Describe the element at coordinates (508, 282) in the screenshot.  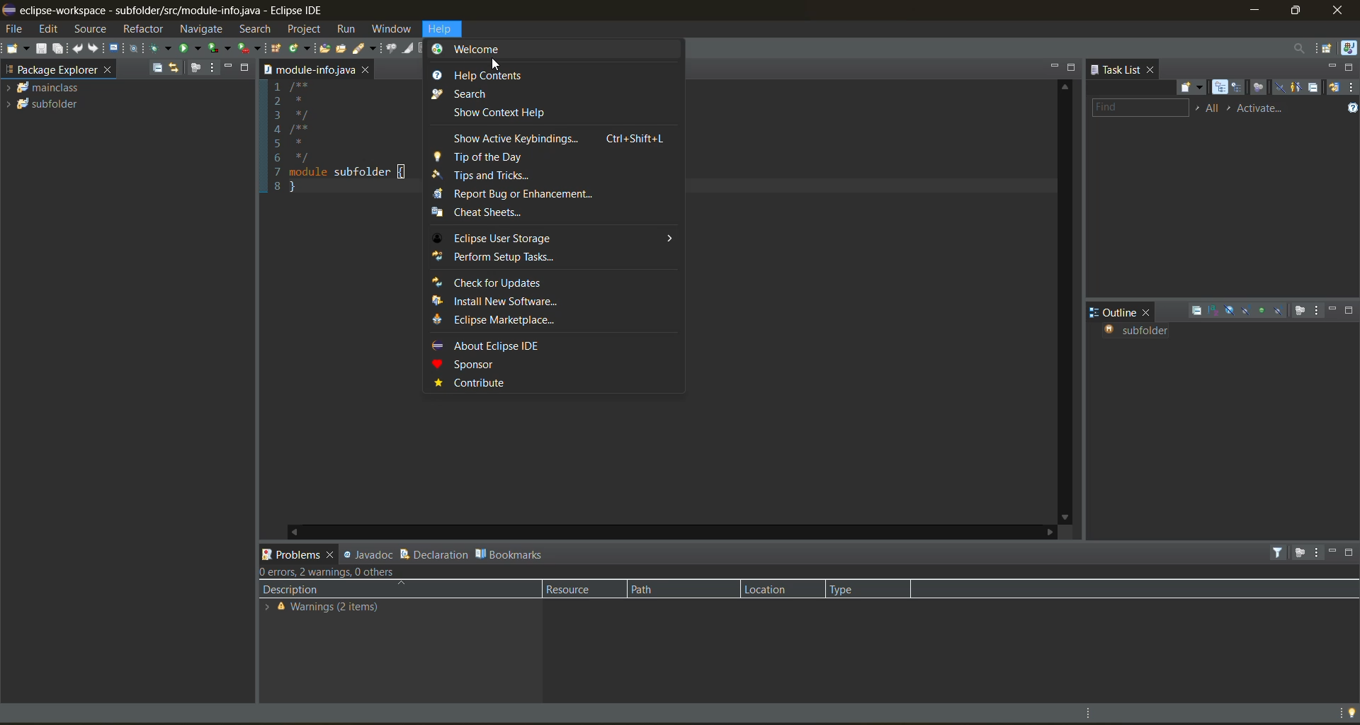
I see `check for updates` at that location.